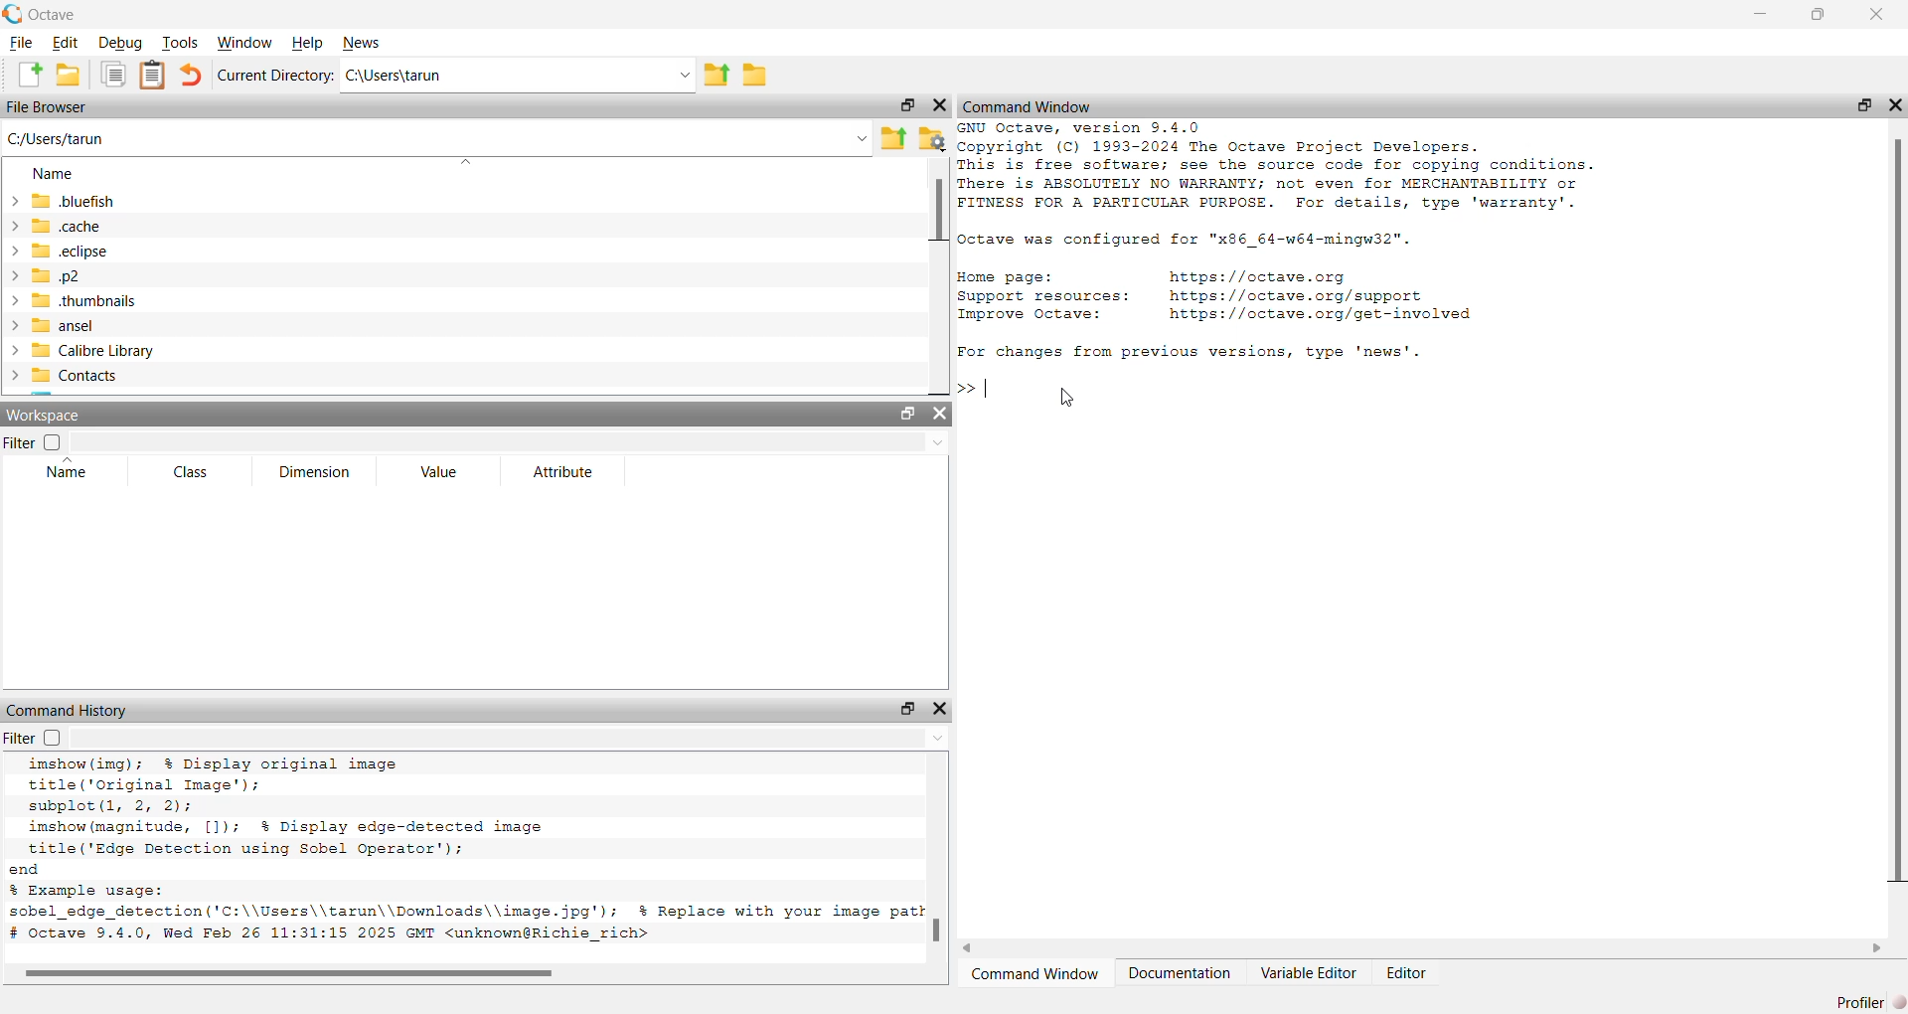  What do you see at coordinates (90, 349) in the screenshot?
I see ` Calibre Library` at bounding box center [90, 349].